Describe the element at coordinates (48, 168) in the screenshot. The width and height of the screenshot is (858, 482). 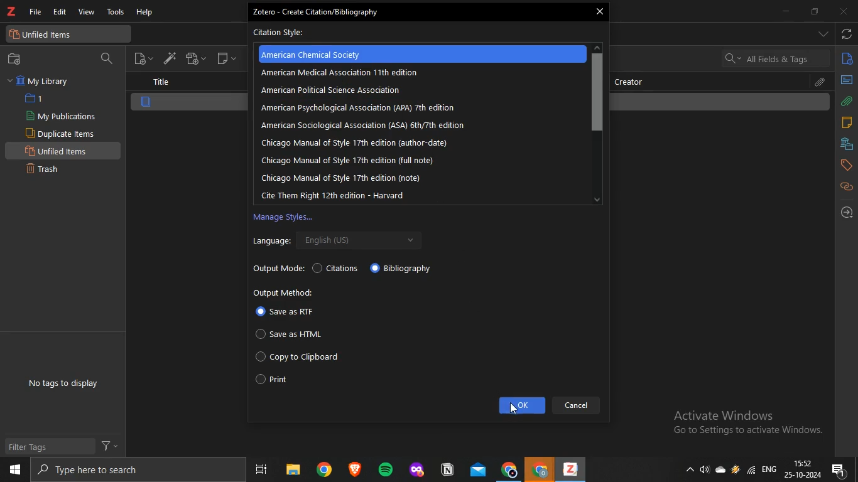
I see `Trash` at that location.